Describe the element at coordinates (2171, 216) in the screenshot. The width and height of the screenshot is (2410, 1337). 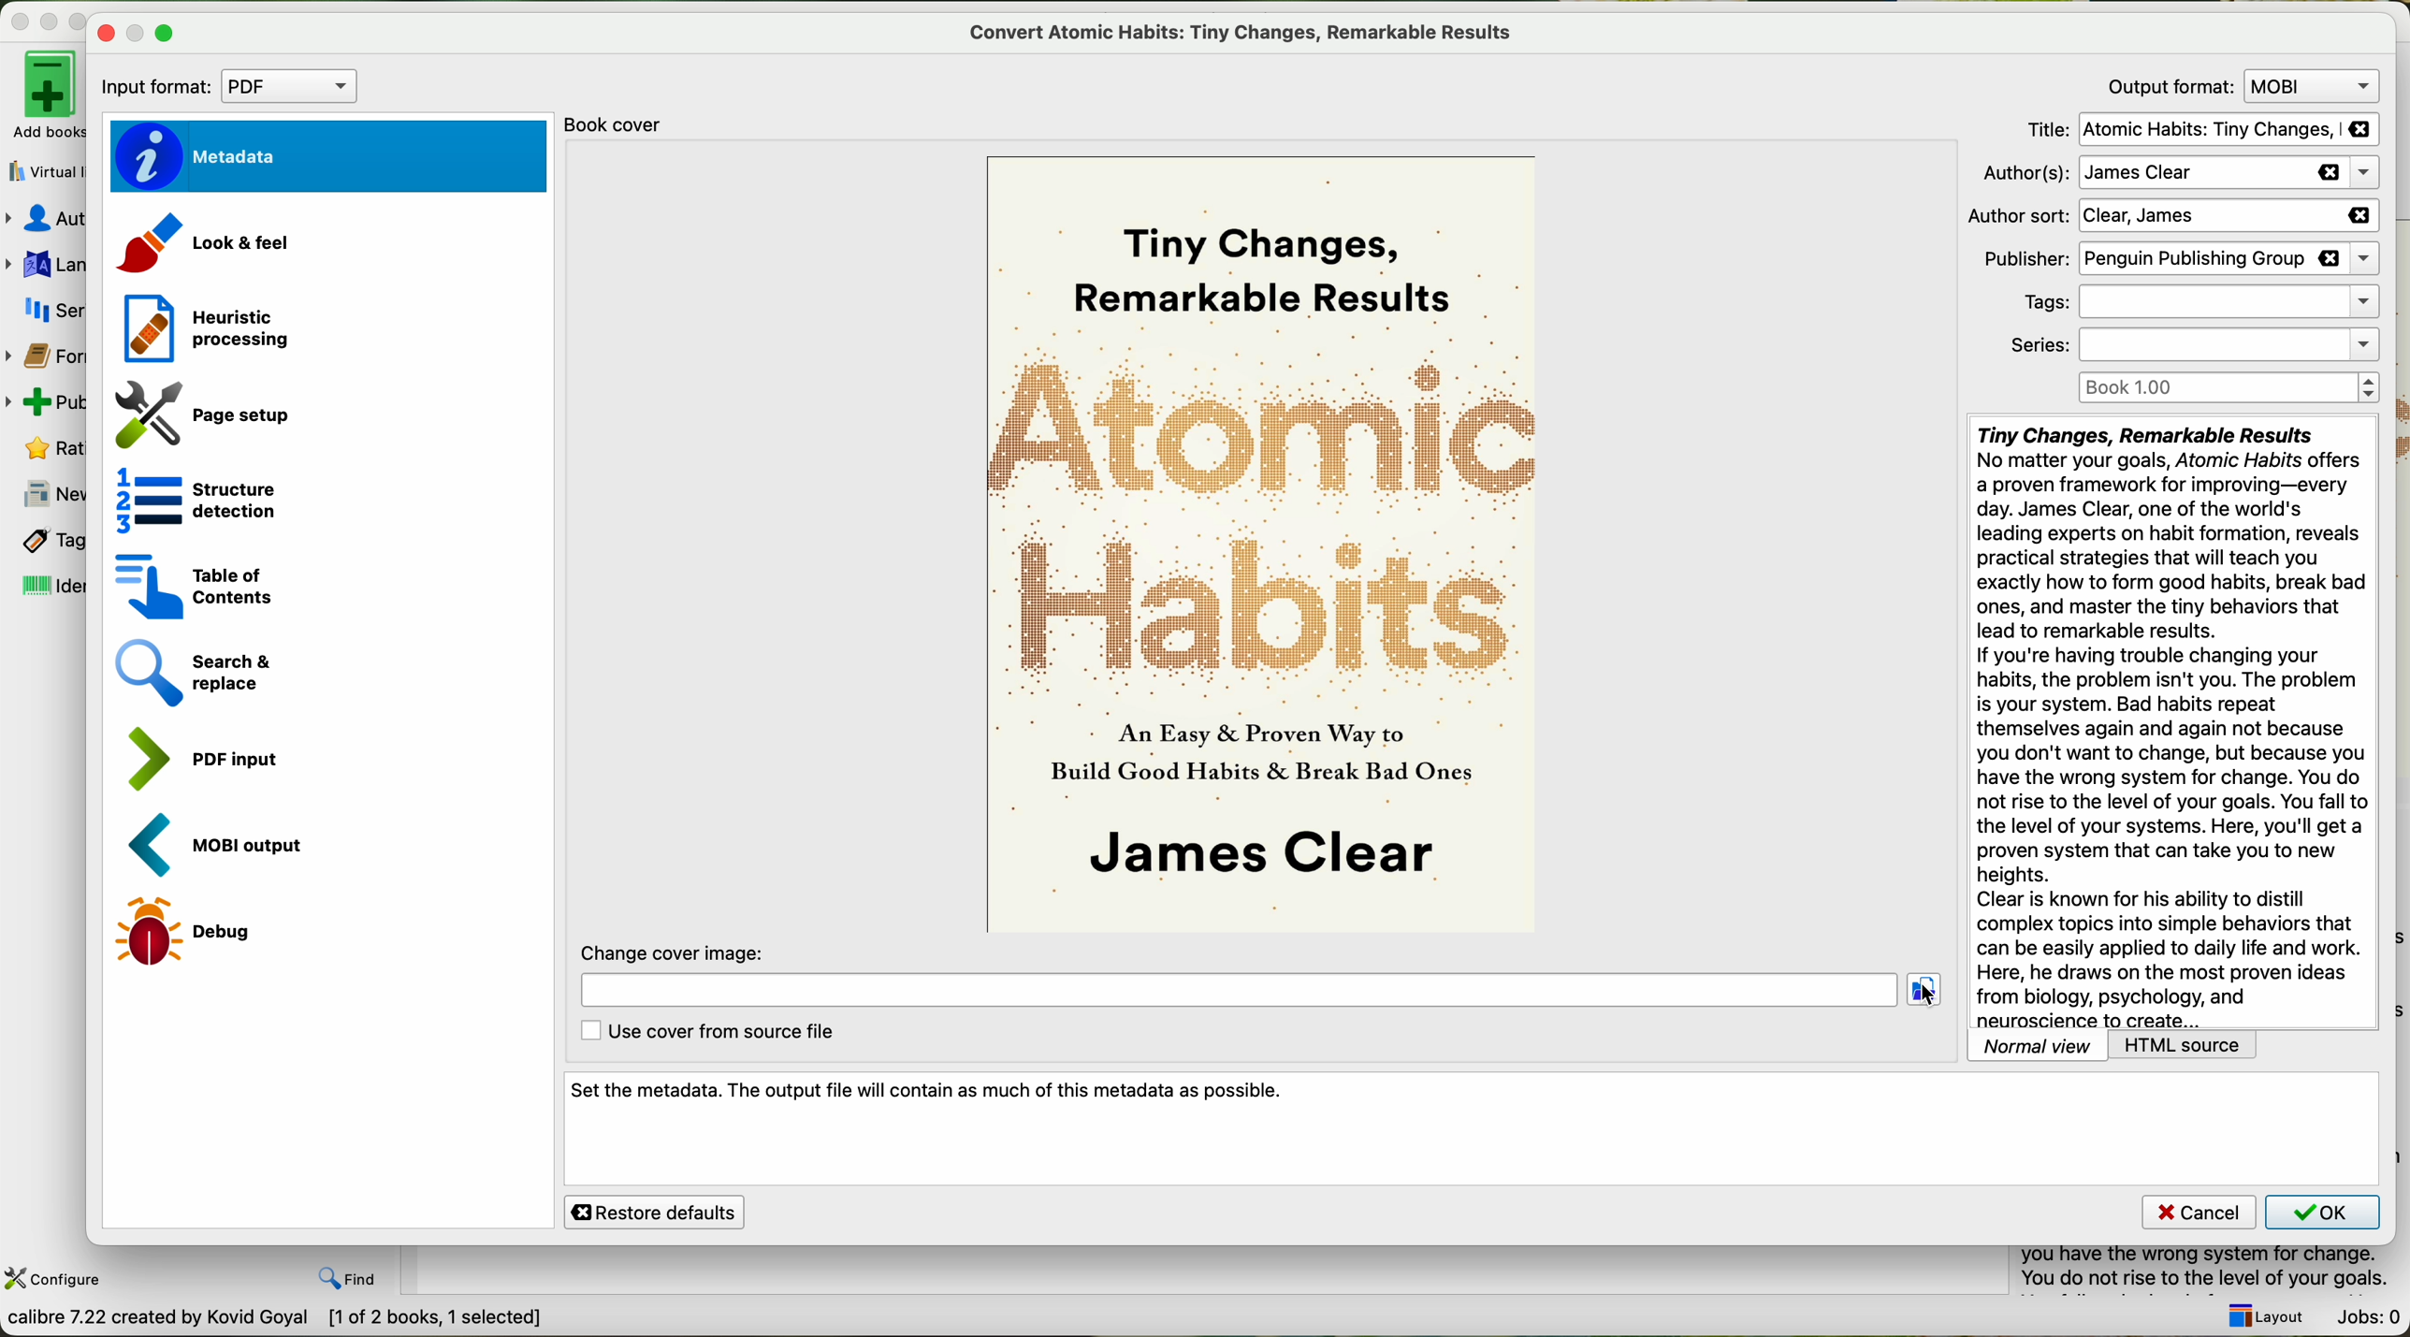
I see `author sort` at that location.